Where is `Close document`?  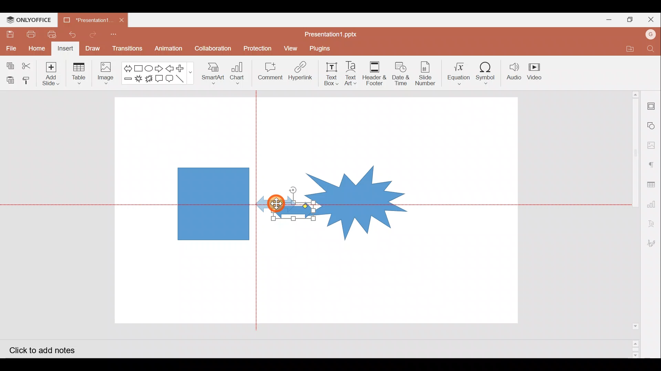 Close document is located at coordinates (124, 21).